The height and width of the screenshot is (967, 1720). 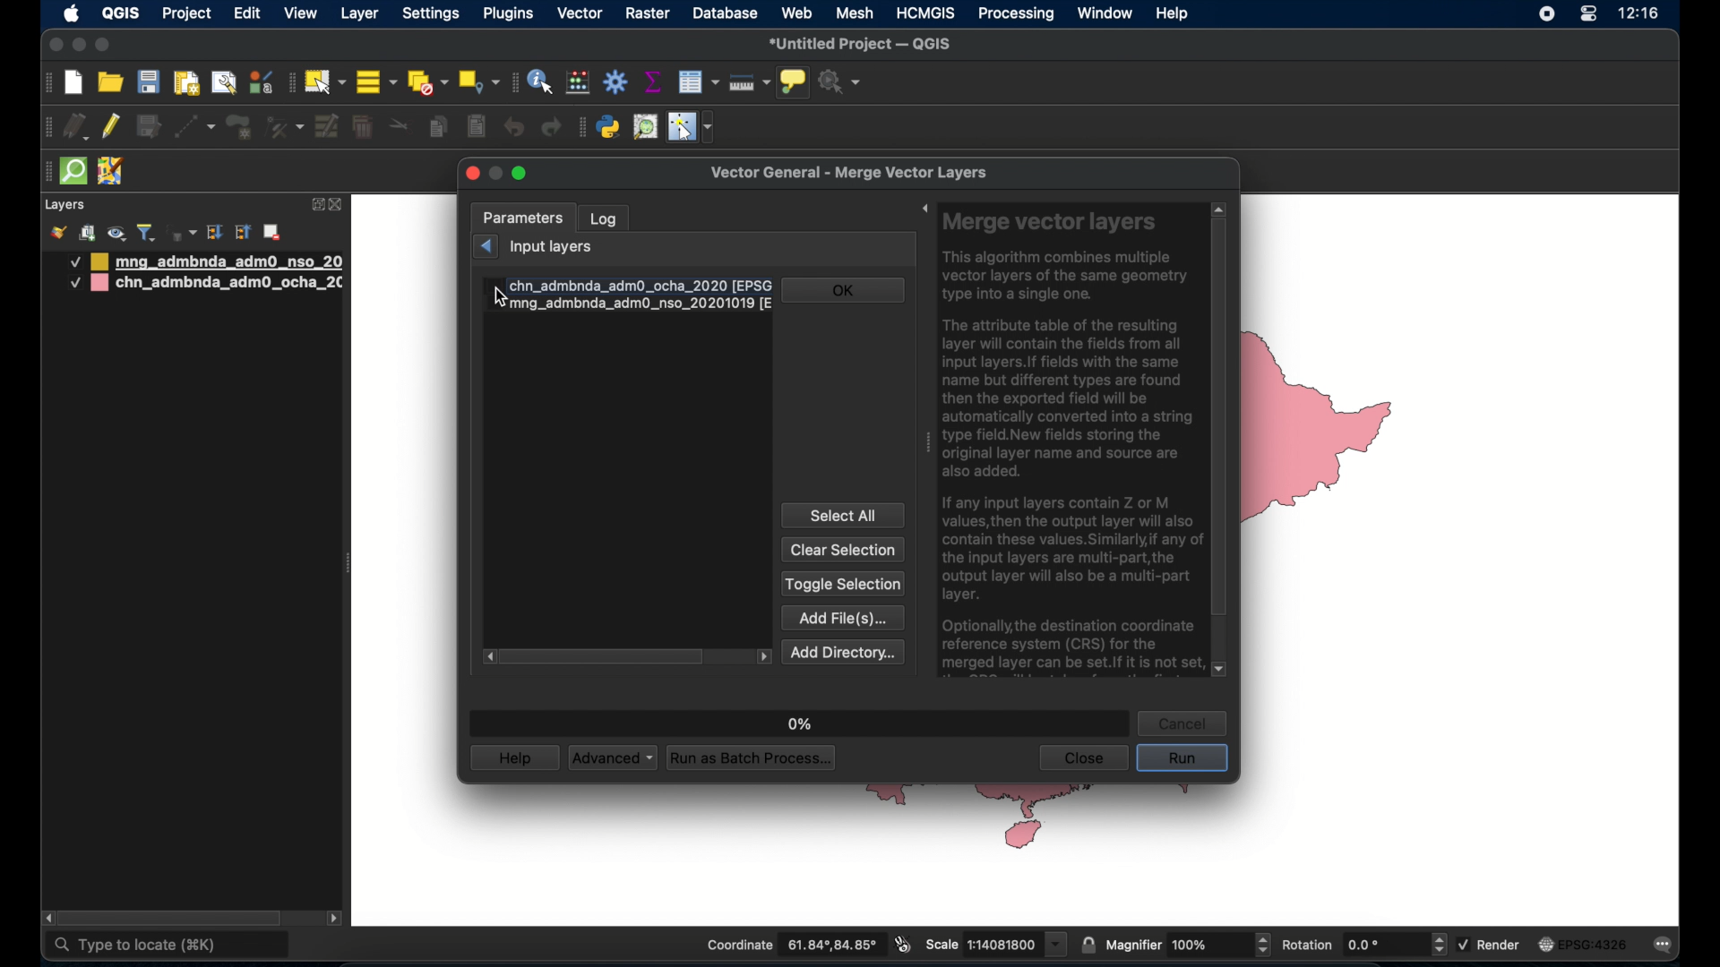 What do you see at coordinates (112, 83) in the screenshot?
I see `open project` at bounding box center [112, 83].